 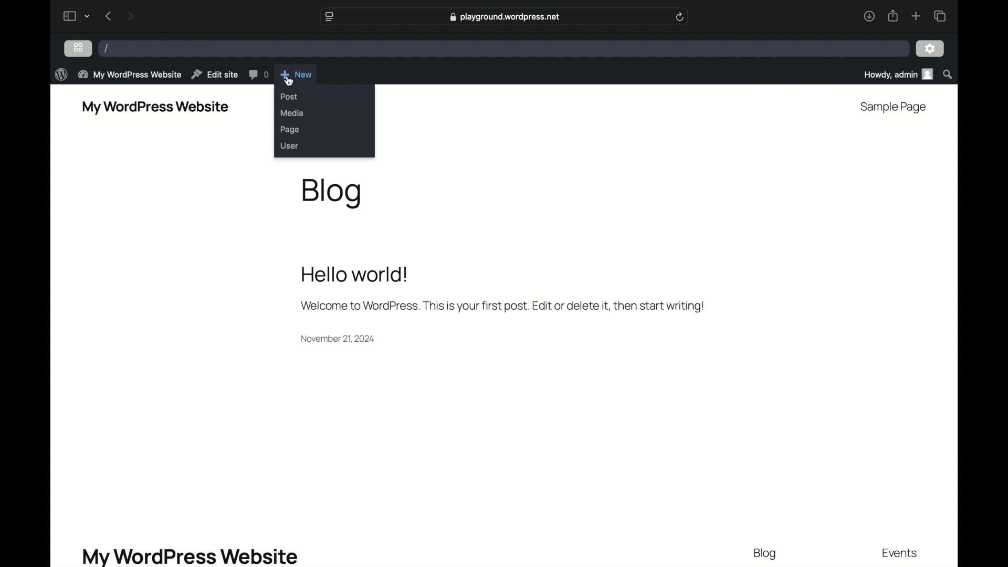 I want to click on My wordpresss website, so click(x=155, y=108).